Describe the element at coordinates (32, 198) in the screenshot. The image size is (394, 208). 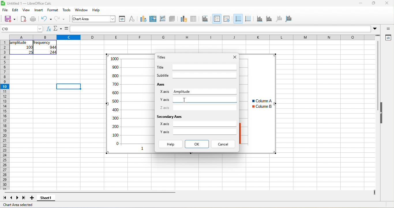
I see `add new sheet` at that location.